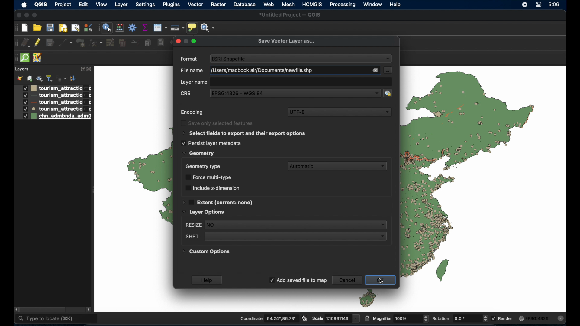 The height and width of the screenshot is (326, 580). I want to click on filename, so click(190, 71).